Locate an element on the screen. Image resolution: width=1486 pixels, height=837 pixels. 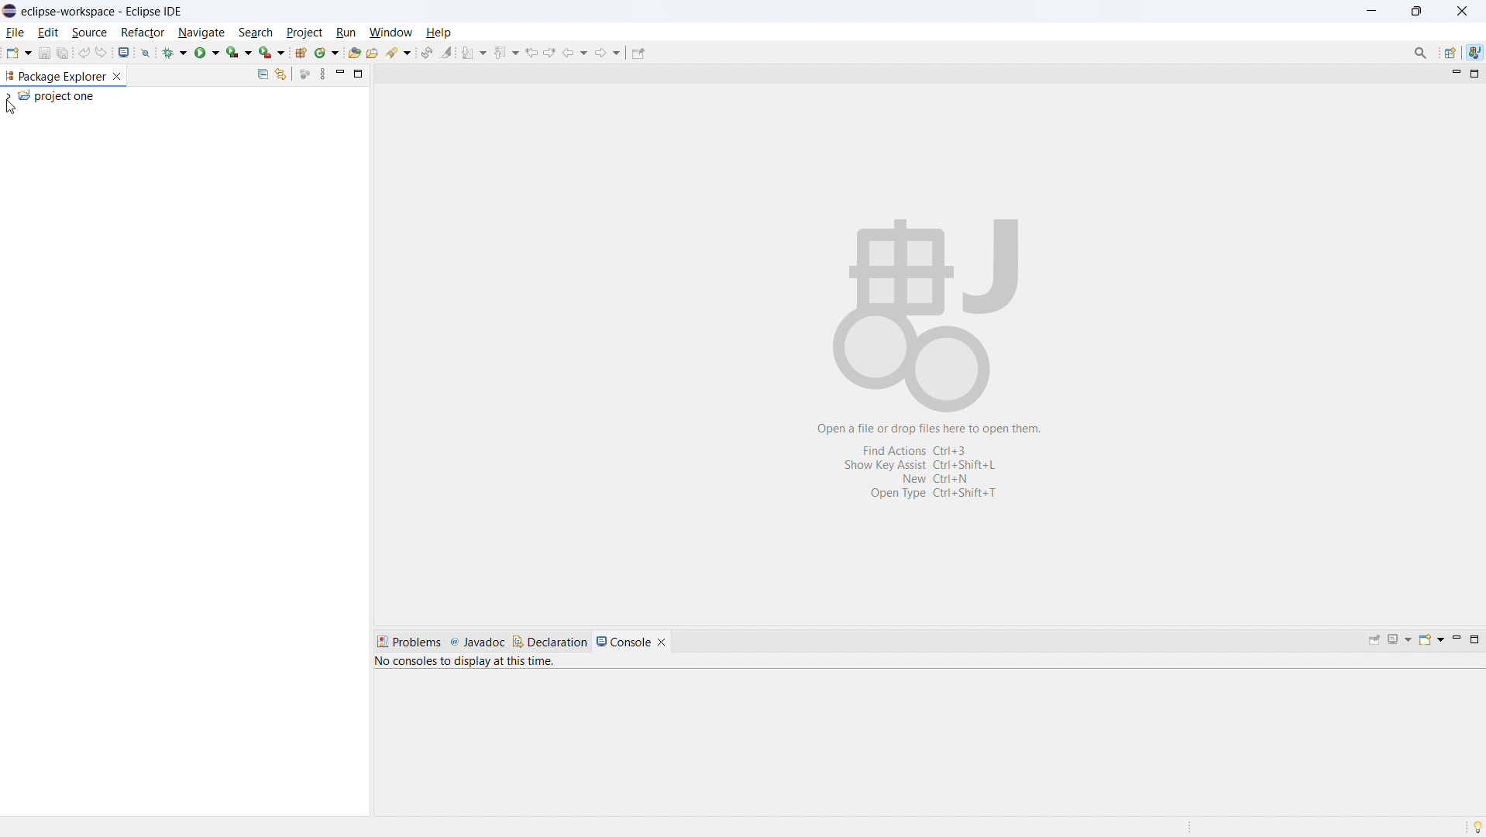
toggle ant mark occurances is located at coordinates (447, 51).